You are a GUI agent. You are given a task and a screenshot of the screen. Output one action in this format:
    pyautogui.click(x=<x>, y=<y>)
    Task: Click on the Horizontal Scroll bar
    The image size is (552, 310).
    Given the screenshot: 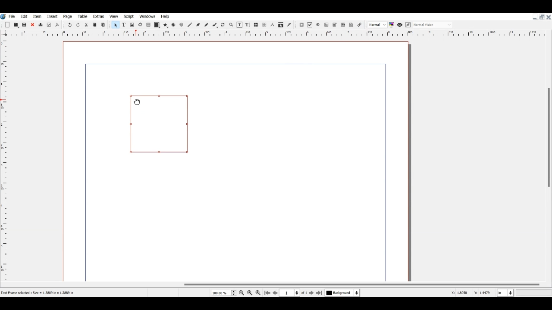 What is the action you would take?
    pyautogui.click(x=276, y=285)
    